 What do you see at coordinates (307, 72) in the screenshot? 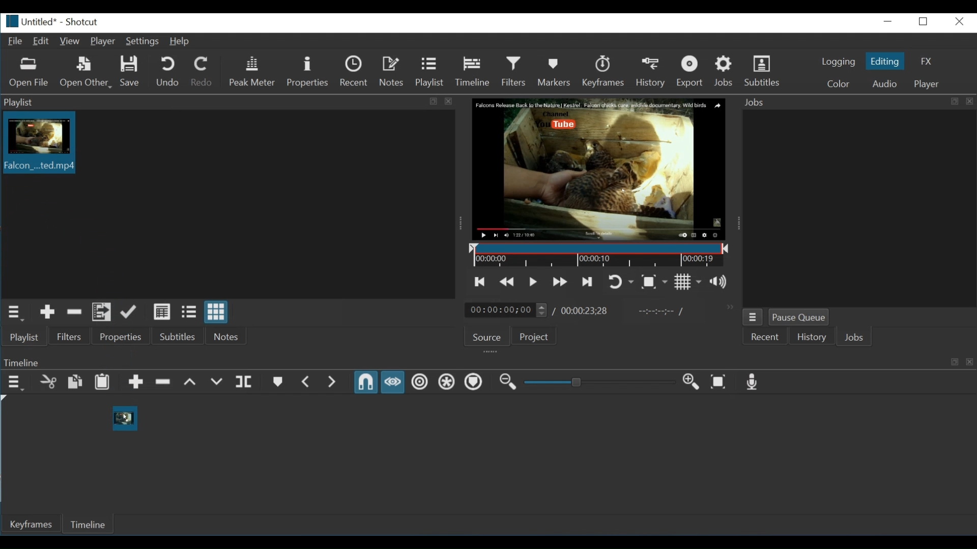
I see `Properties` at bounding box center [307, 72].